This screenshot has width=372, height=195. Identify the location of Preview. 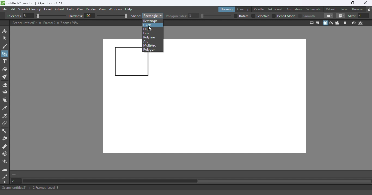
(353, 23).